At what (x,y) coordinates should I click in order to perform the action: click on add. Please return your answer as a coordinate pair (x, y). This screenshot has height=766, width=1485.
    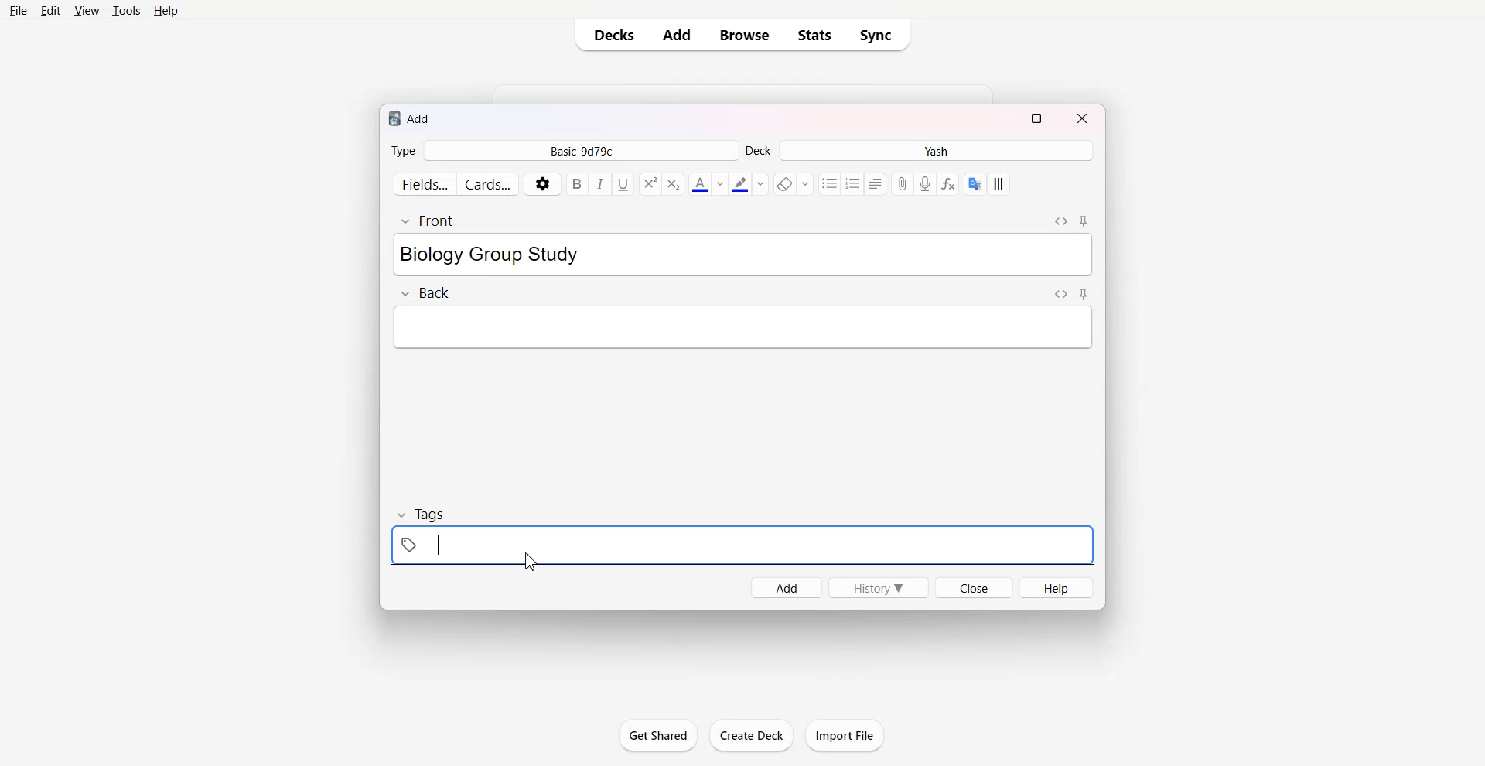
    Looking at the image, I should click on (411, 118).